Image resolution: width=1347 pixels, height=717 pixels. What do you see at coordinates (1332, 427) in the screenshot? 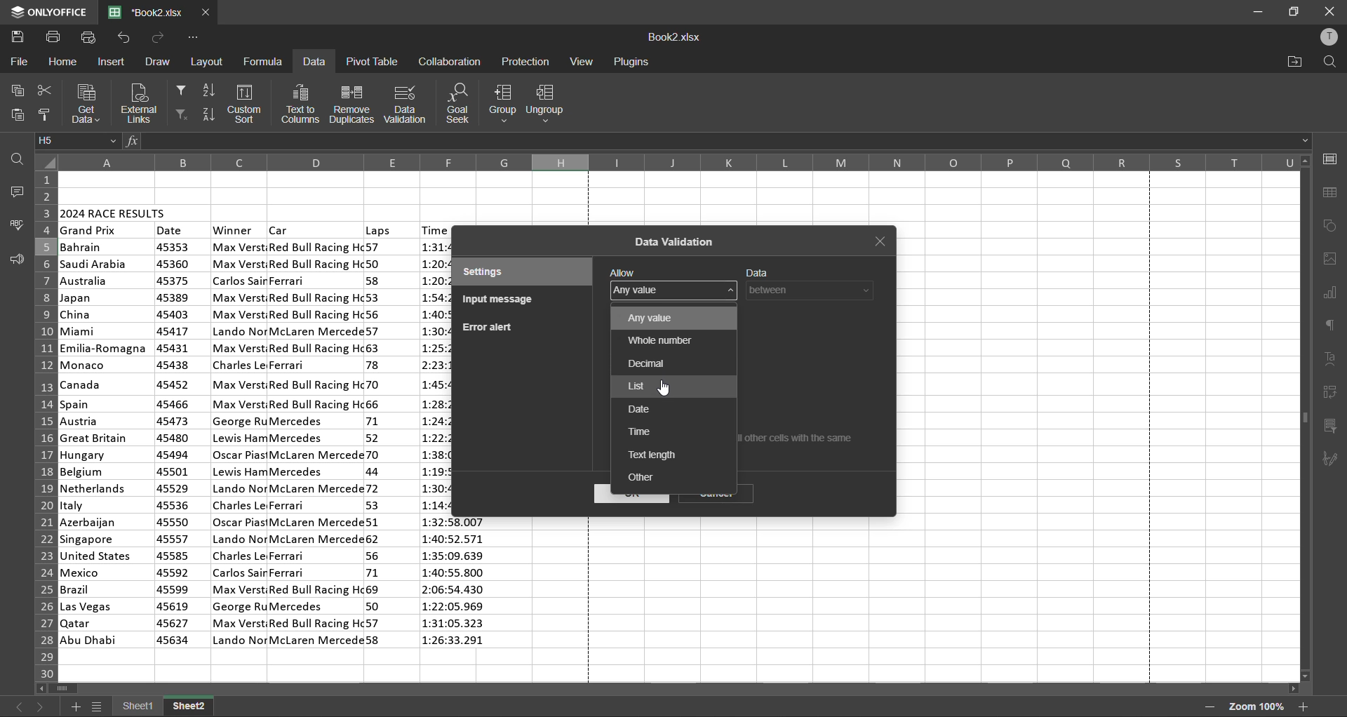
I see `slicer` at bounding box center [1332, 427].